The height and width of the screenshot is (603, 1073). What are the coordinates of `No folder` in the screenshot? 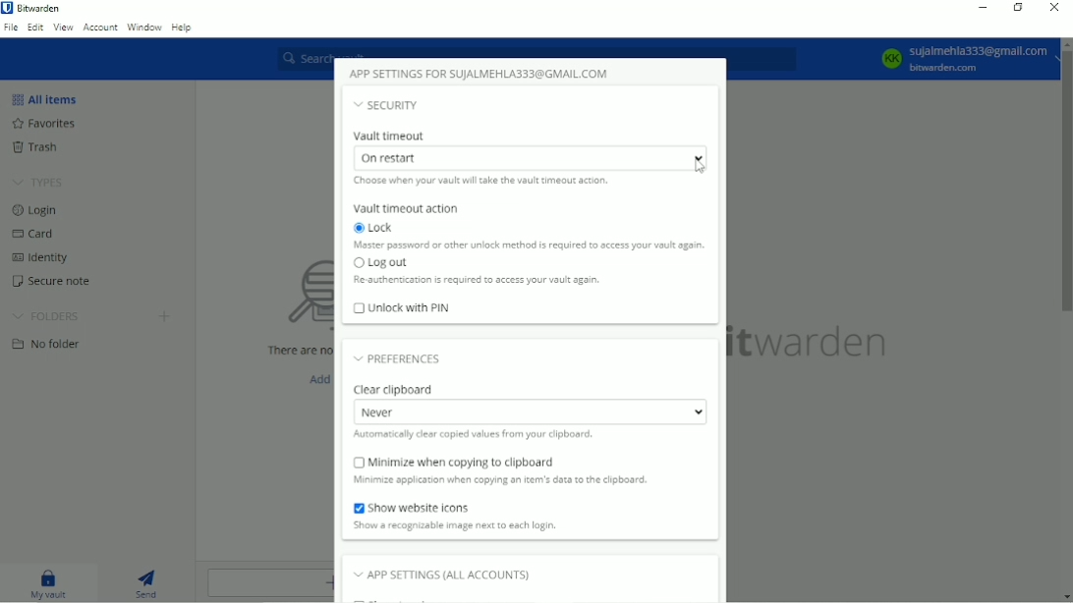 It's located at (48, 343).